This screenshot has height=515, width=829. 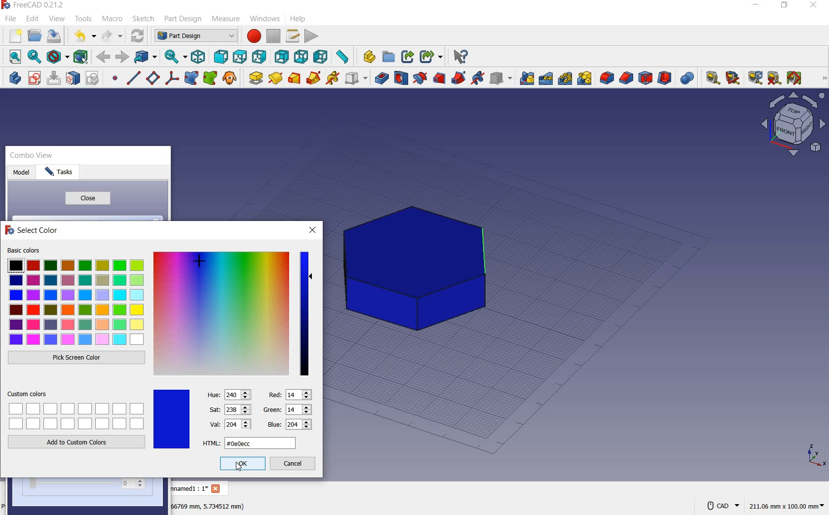 I want to click on stop macro recording, so click(x=273, y=36).